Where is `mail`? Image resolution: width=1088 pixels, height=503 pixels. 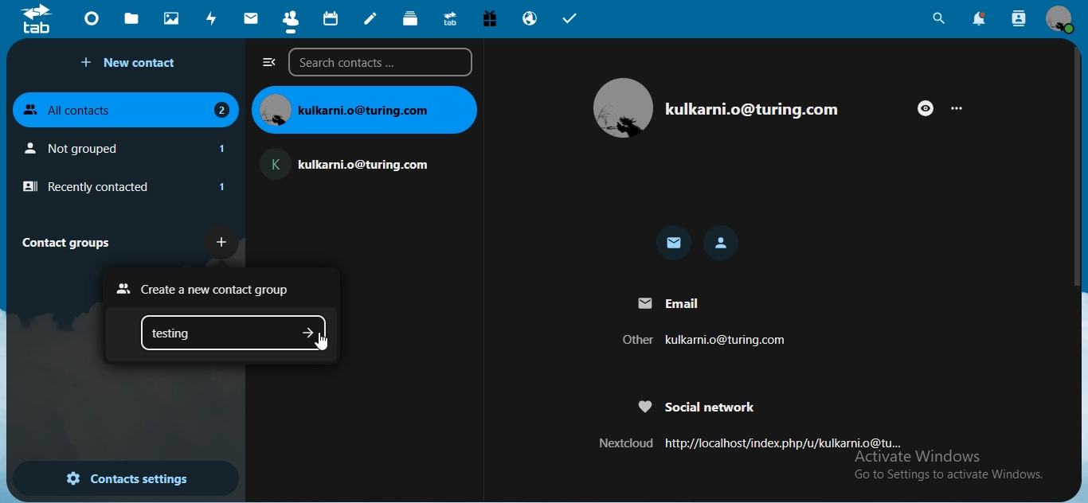
mail is located at coordinates (252, 18).